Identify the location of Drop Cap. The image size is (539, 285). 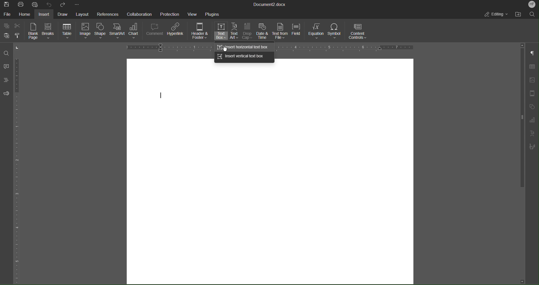
(247, 31).